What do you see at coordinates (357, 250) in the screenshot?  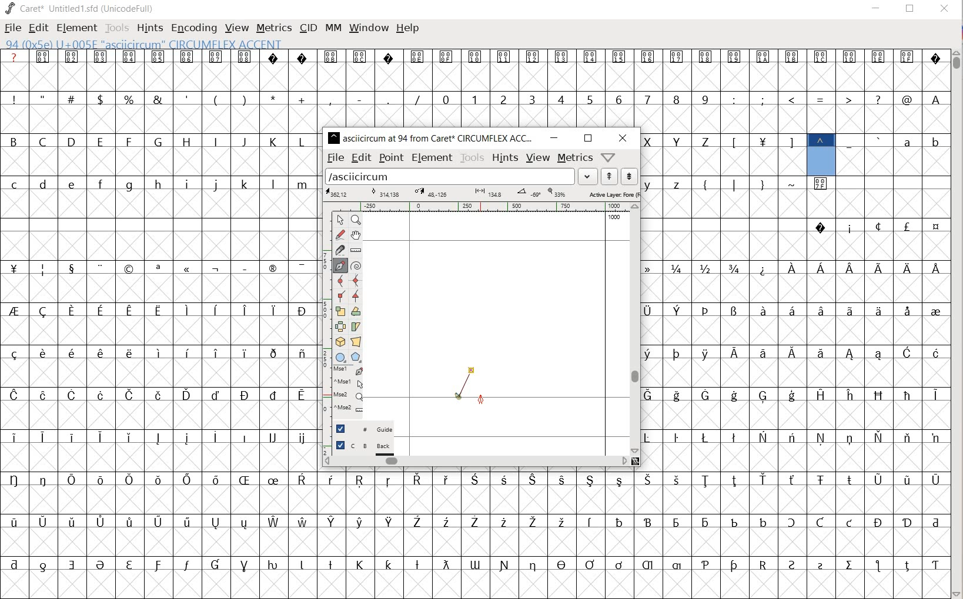 I see `measure a distance, angle between points` at bounding box center [357, 250].